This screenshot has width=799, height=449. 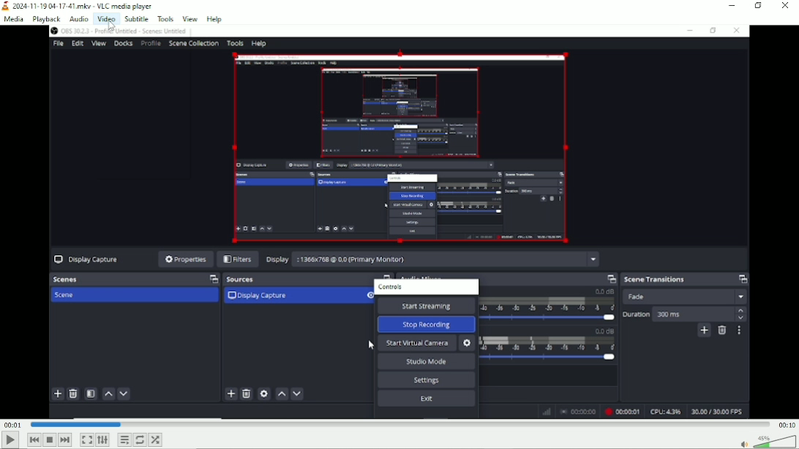 I want to click on Total duration, so click(x=786, y=424).